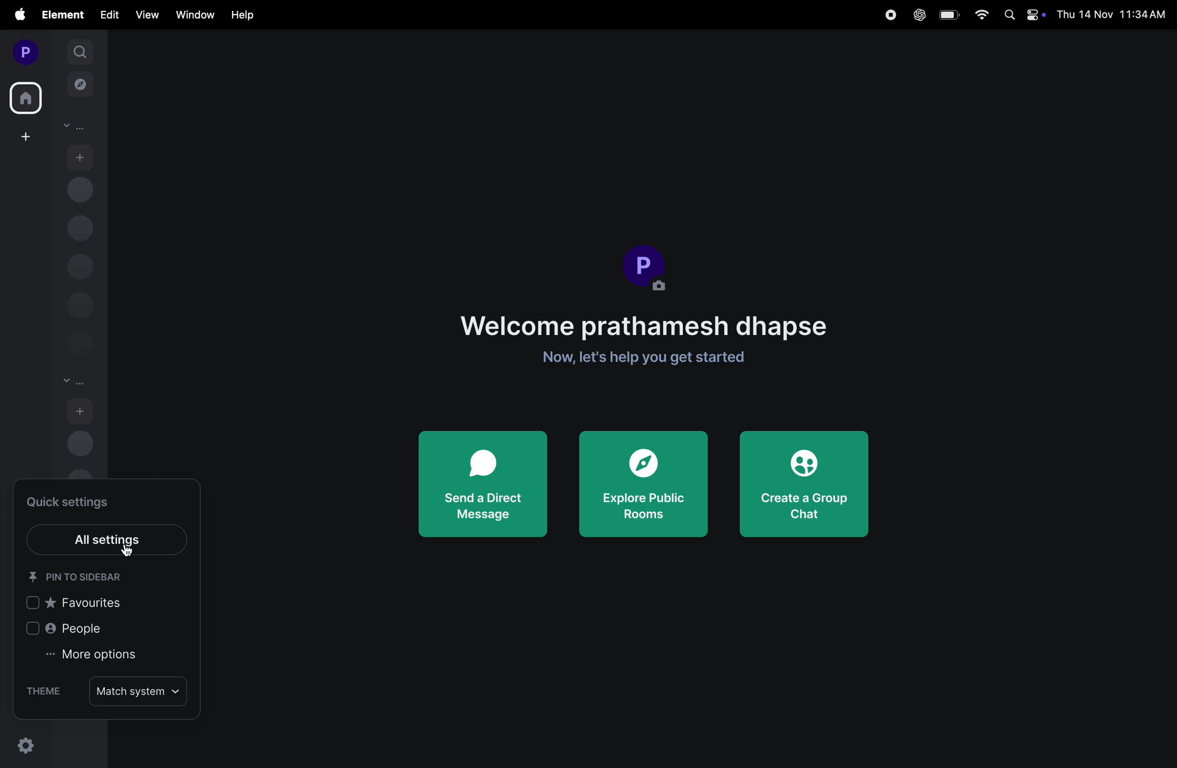 Image resolution: width=1177 pixels, height=768 pixels. Describe the element at coordinates (72, 632) in the screenshot. I see `people` at that location.